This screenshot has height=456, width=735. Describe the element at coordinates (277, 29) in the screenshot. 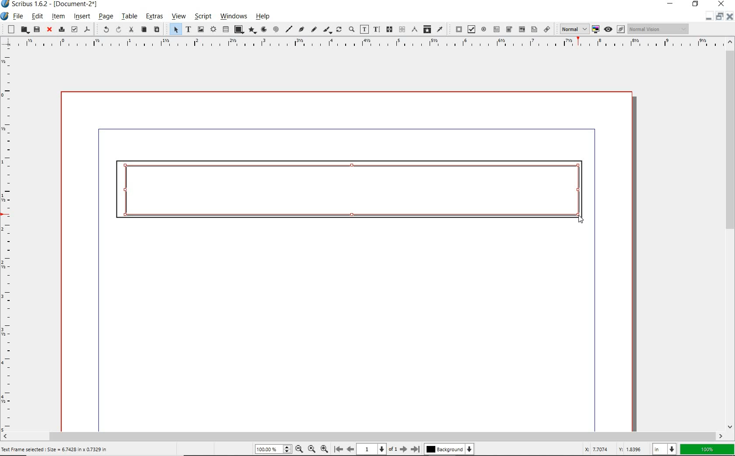

I see `spiral` at that location.